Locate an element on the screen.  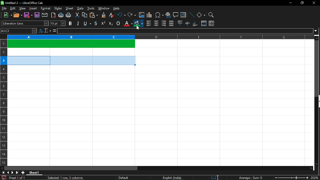
attach is located at coordinates (44, 15).